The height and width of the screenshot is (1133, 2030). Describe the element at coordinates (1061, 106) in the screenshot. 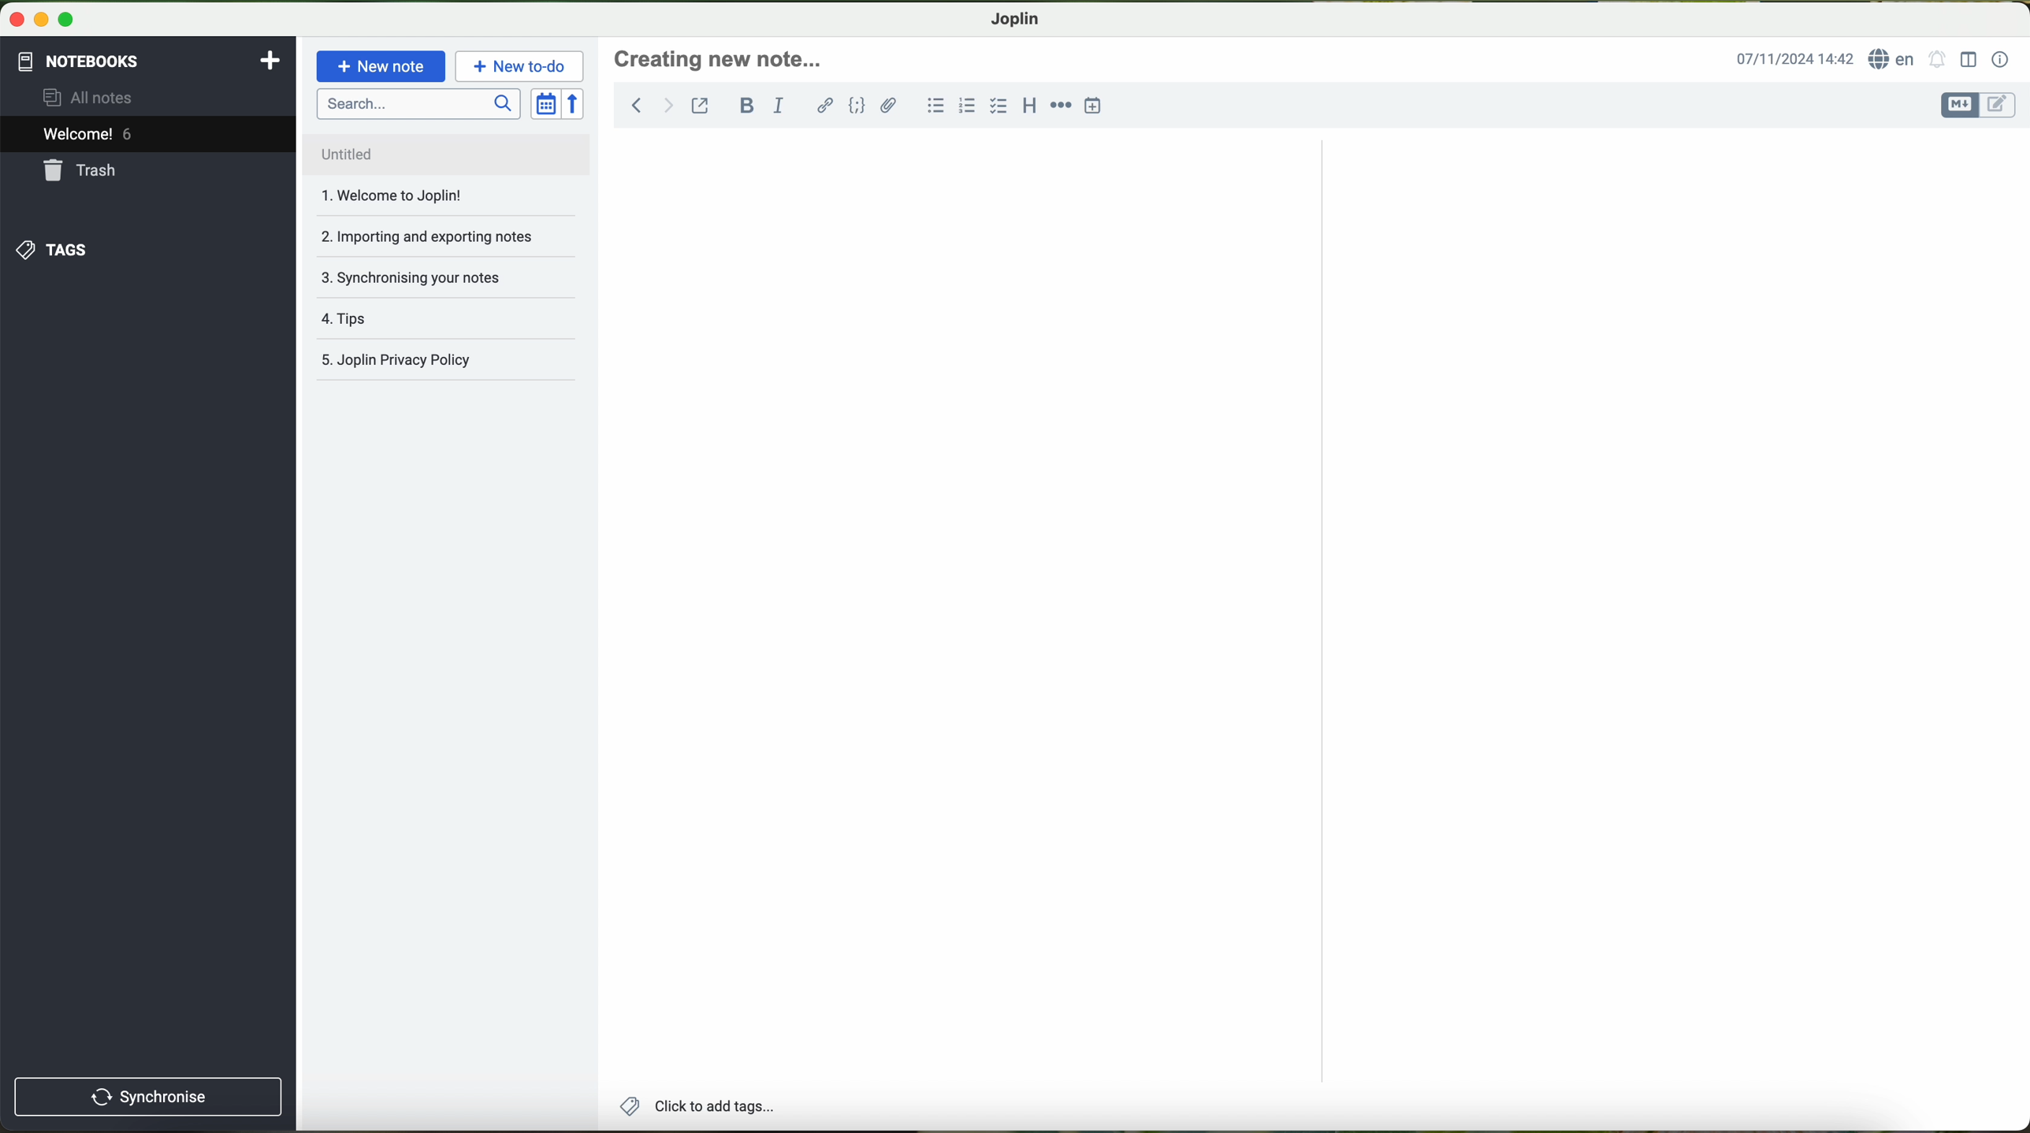

I see `horizontal rule` at that location.